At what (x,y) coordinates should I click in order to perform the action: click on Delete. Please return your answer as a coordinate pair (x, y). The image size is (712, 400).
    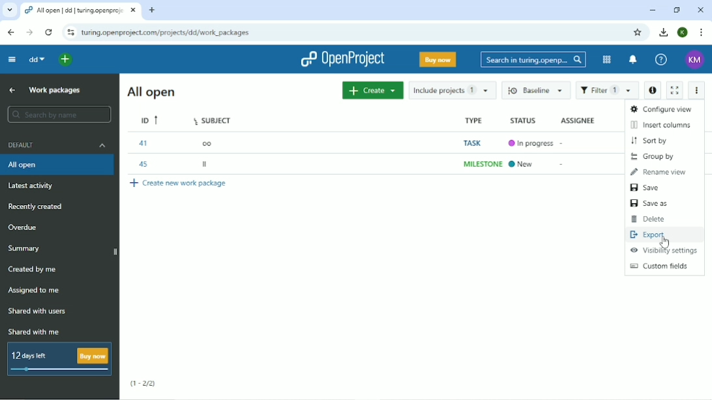
    Looking at the image, I should click on (649, 219).